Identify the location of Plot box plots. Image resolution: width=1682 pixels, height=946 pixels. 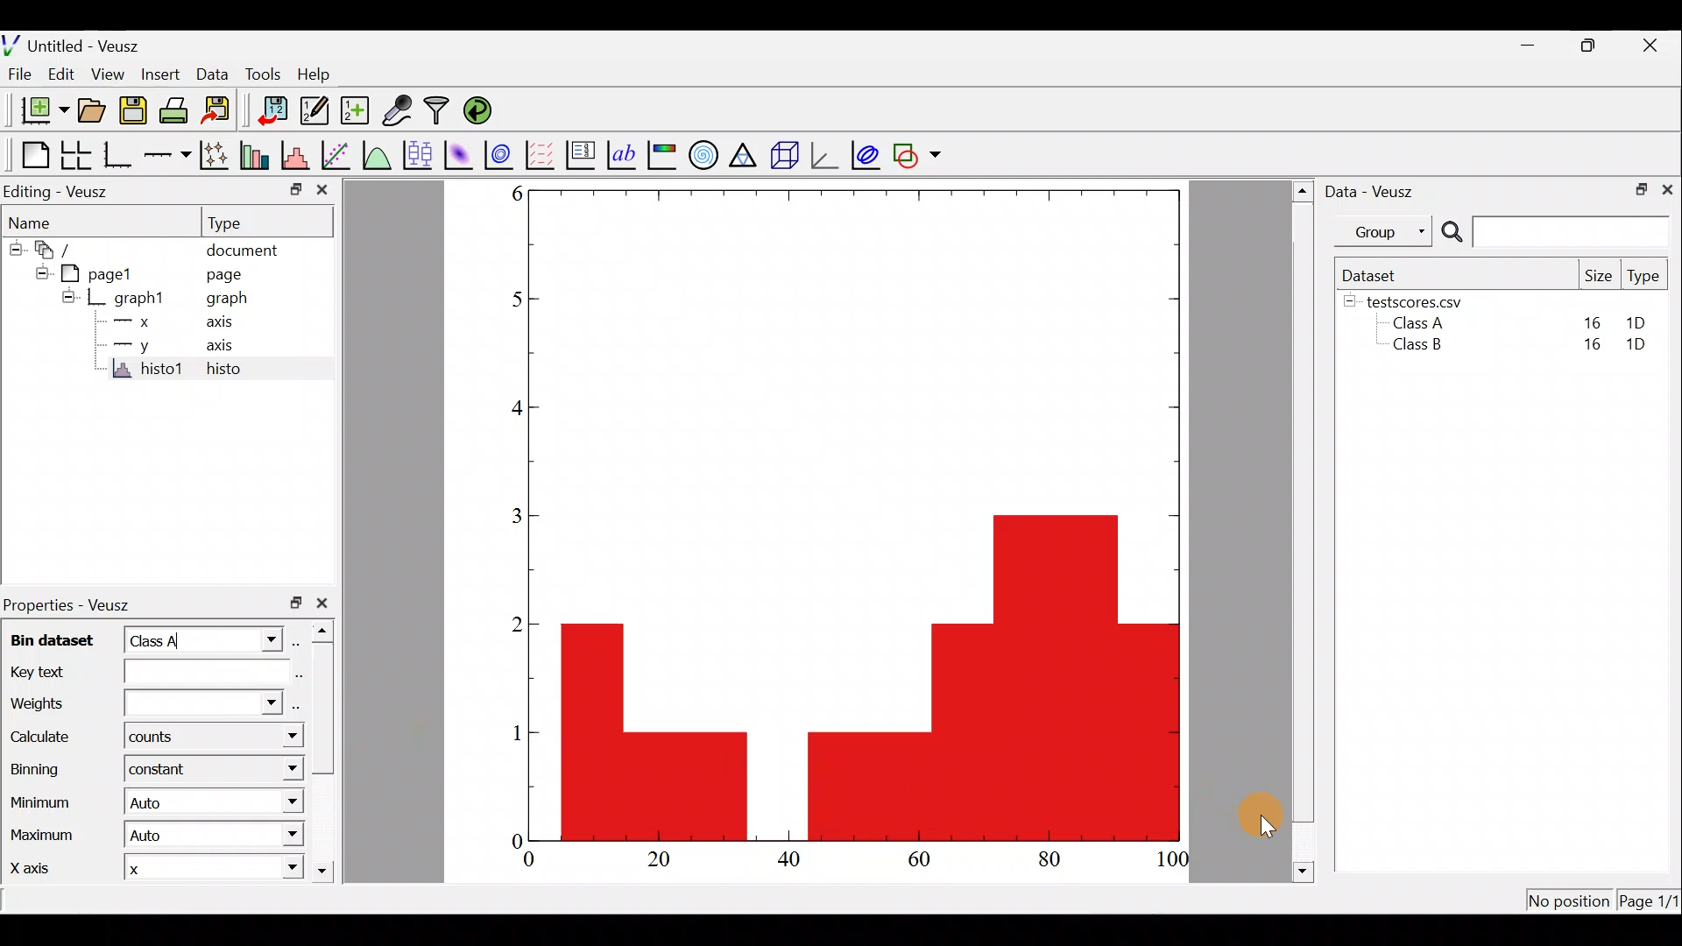
(416, 153).